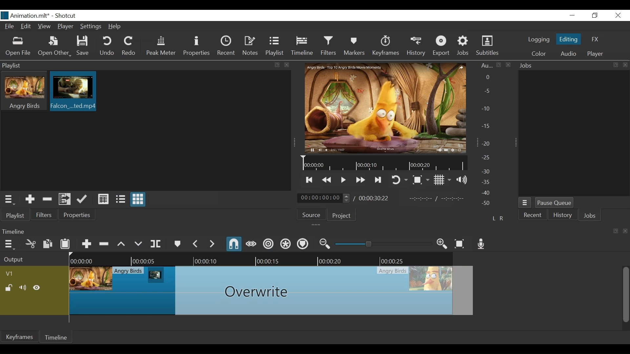 This screenshot has width=630, height=354. What do you see at coordinates (10, 274) in the screenshot?
I see `Track Header` at bounding box center [10, 274].